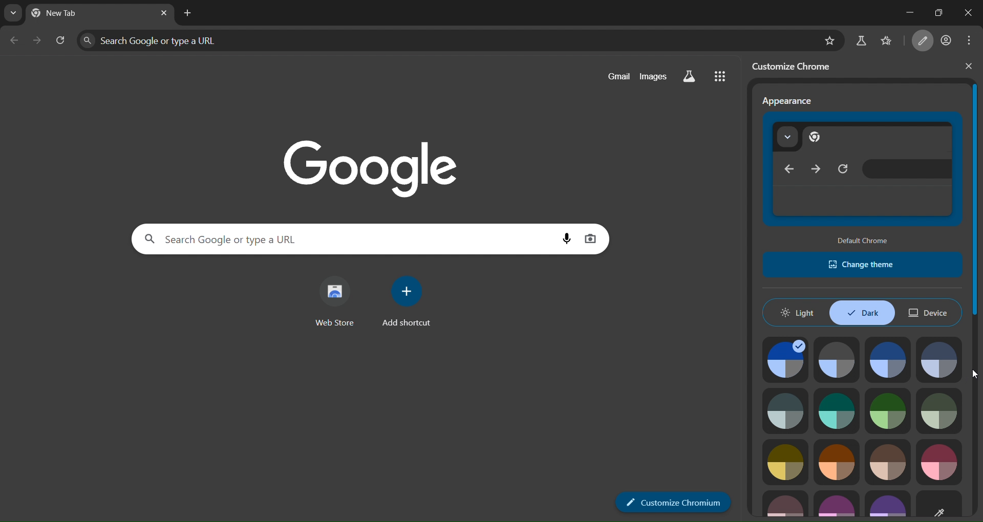  I want to click on image, so click(888, 410).